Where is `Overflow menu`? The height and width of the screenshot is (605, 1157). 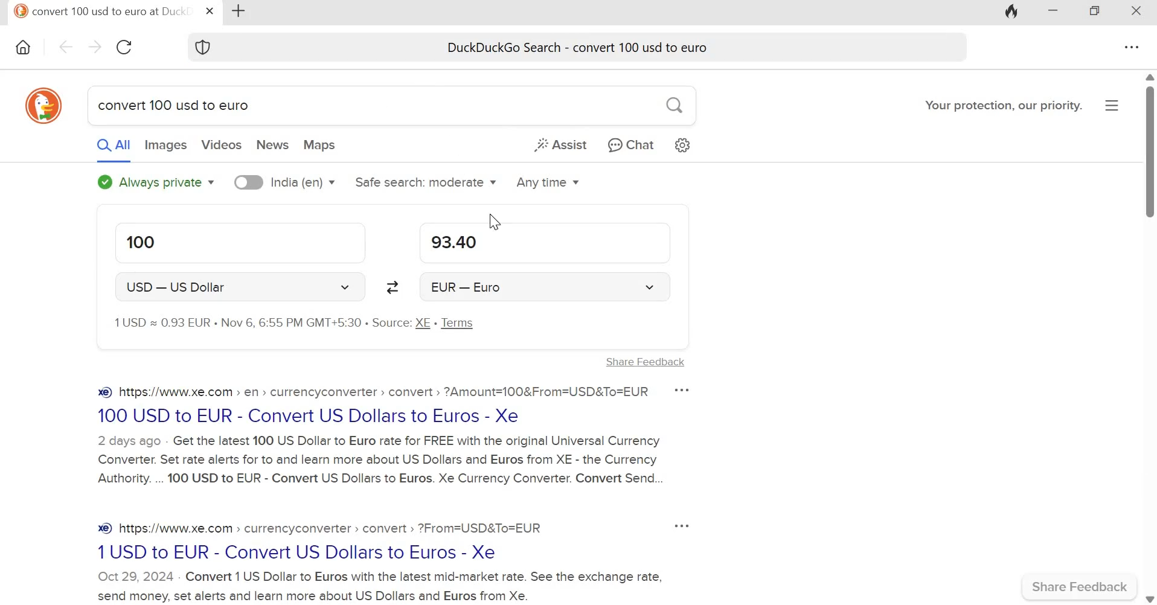
Overflow menu is located at coordinates (1133, 48).